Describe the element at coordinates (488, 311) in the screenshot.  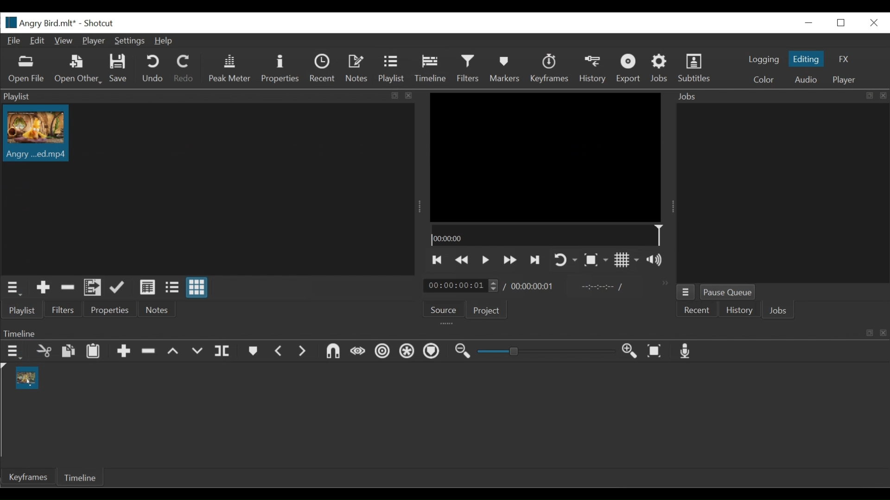
I see `Project` at that location.